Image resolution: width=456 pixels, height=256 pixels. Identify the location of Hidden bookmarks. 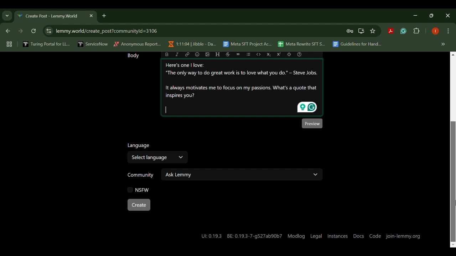
(444, 44).